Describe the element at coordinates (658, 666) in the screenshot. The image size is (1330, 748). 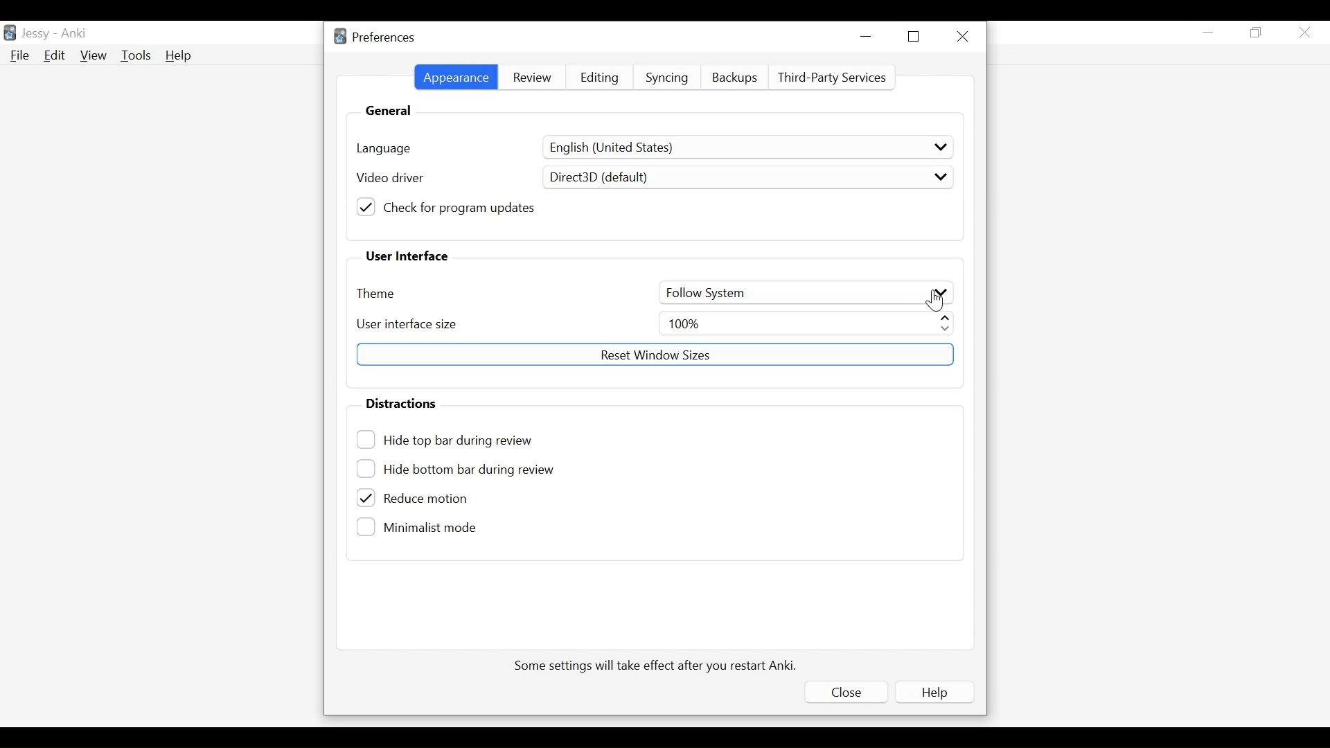
I see `Some settings will take effect after you restart Anki` at that location.